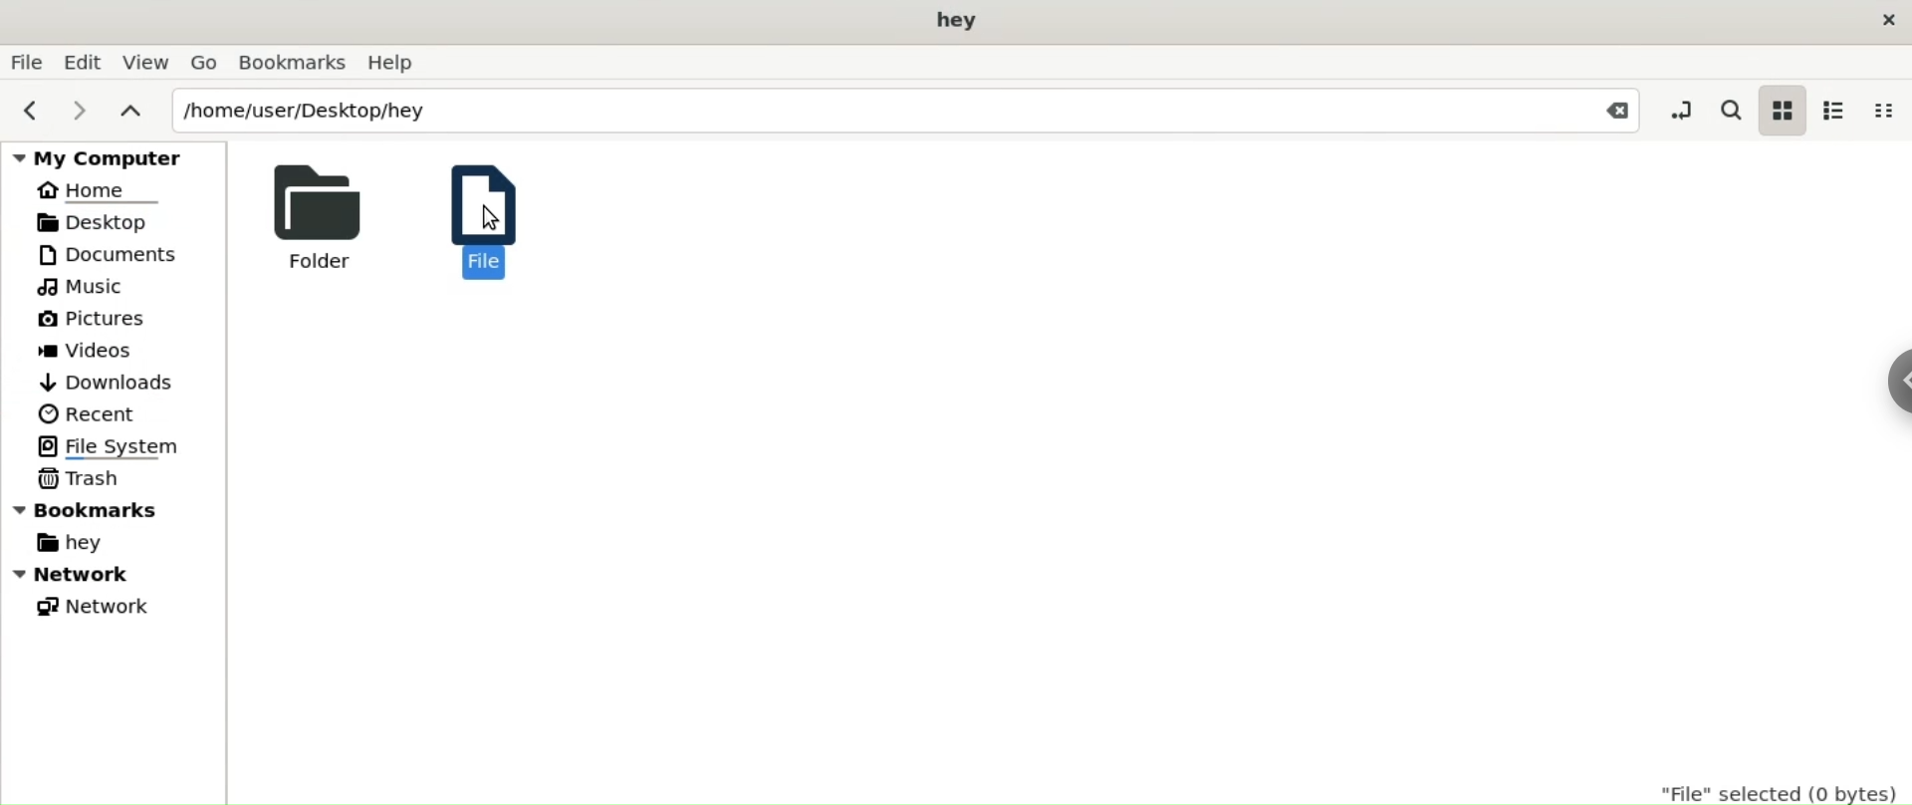 The image size is (1912, 805). I want to click on Trash, so click(82, 478).